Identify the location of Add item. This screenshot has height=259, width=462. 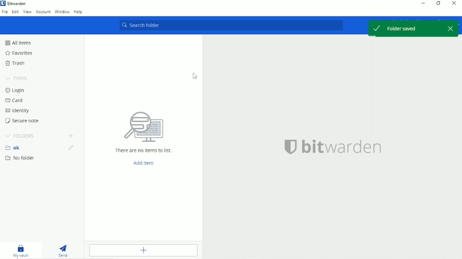
(143, 251).